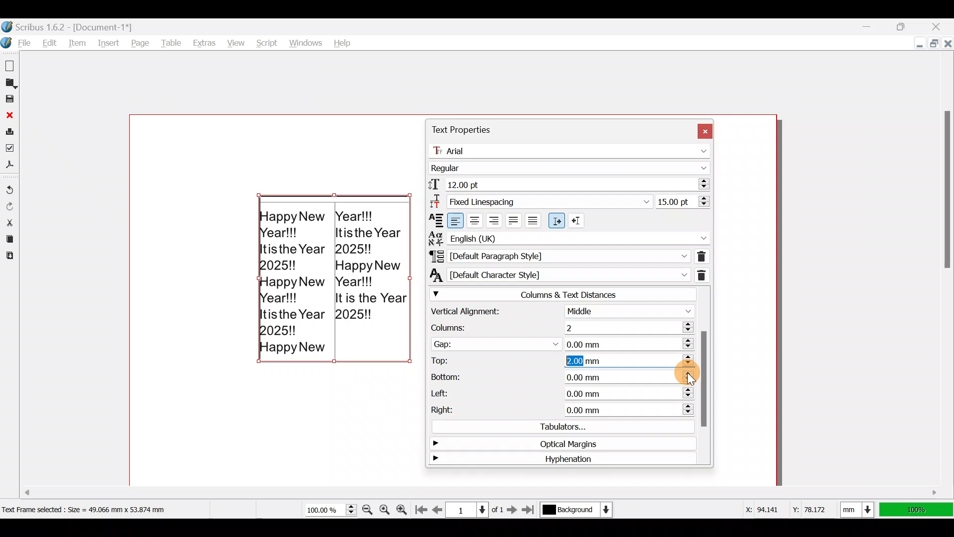 The image size is (954, 537). Describe the element at coordinates (567, 184) in the screenshot. I see `Font size` at that location.